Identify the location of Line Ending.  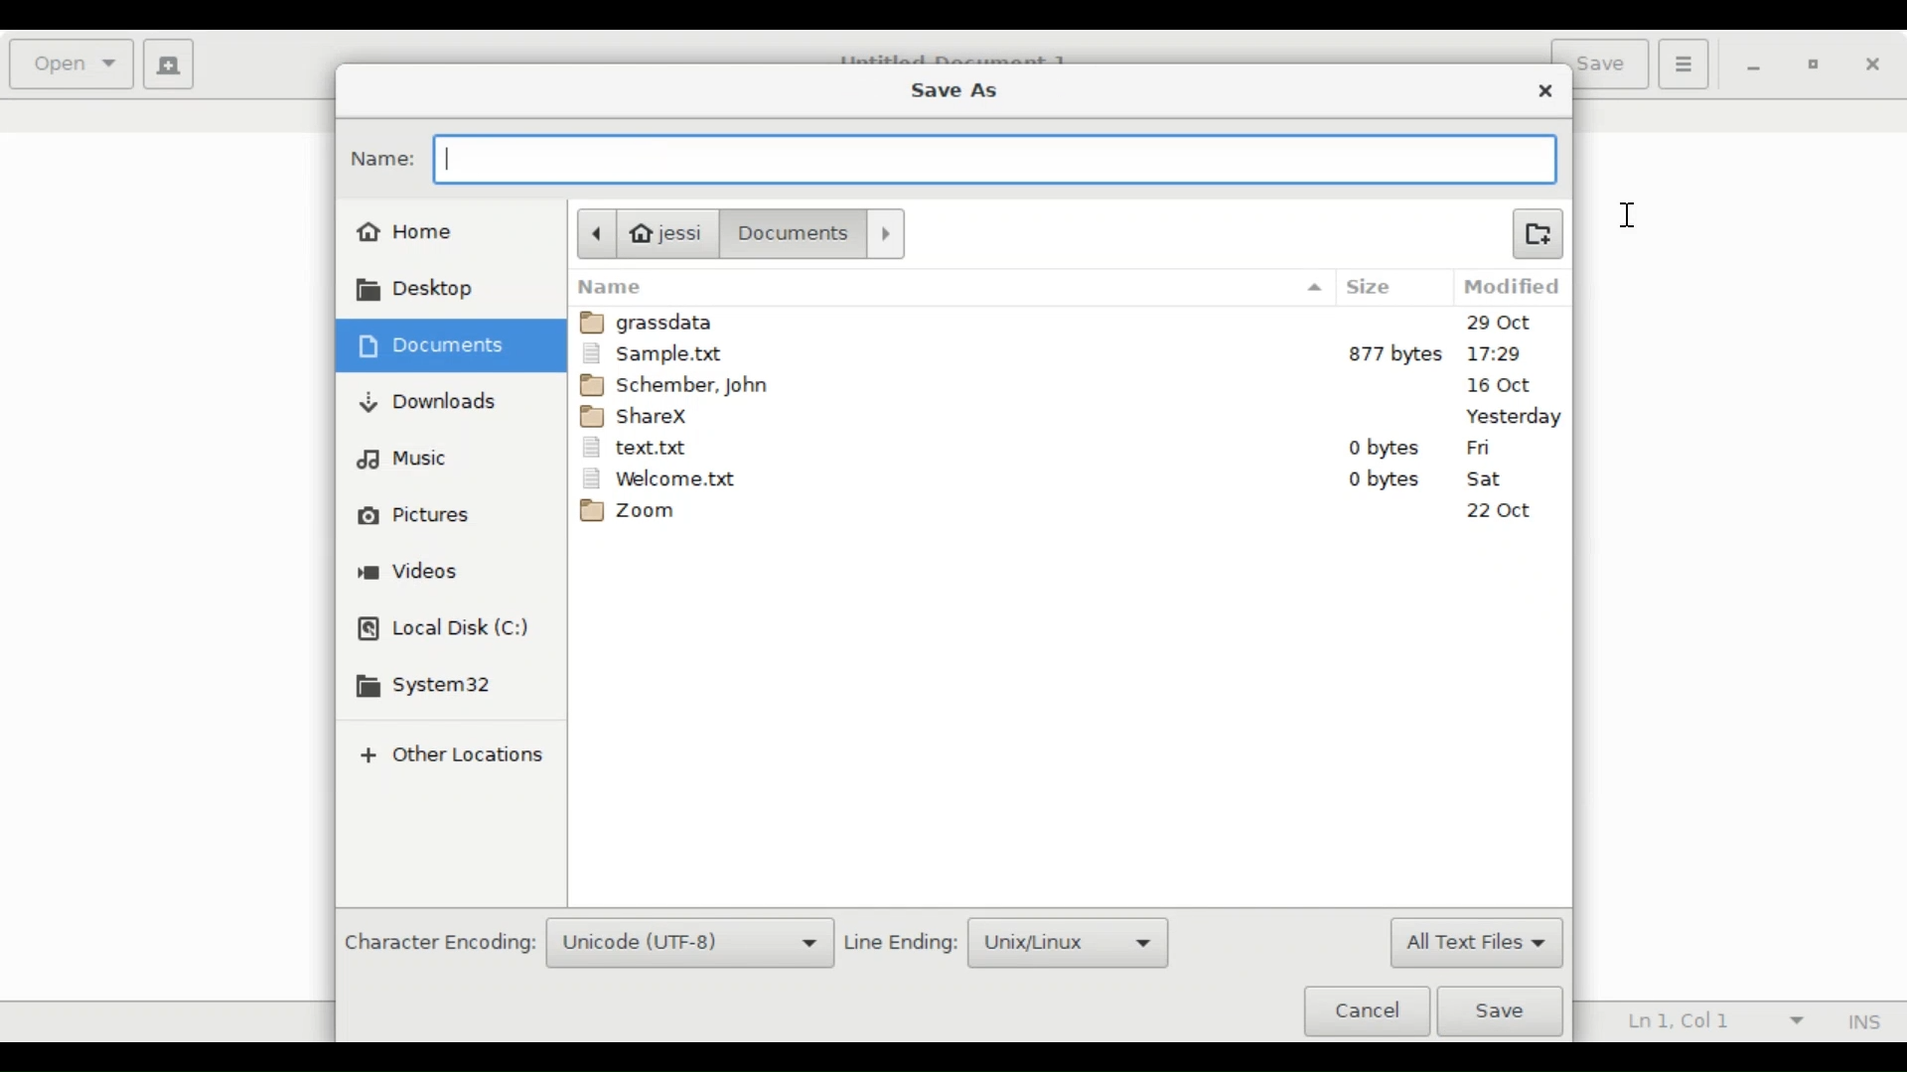
(902, 943).